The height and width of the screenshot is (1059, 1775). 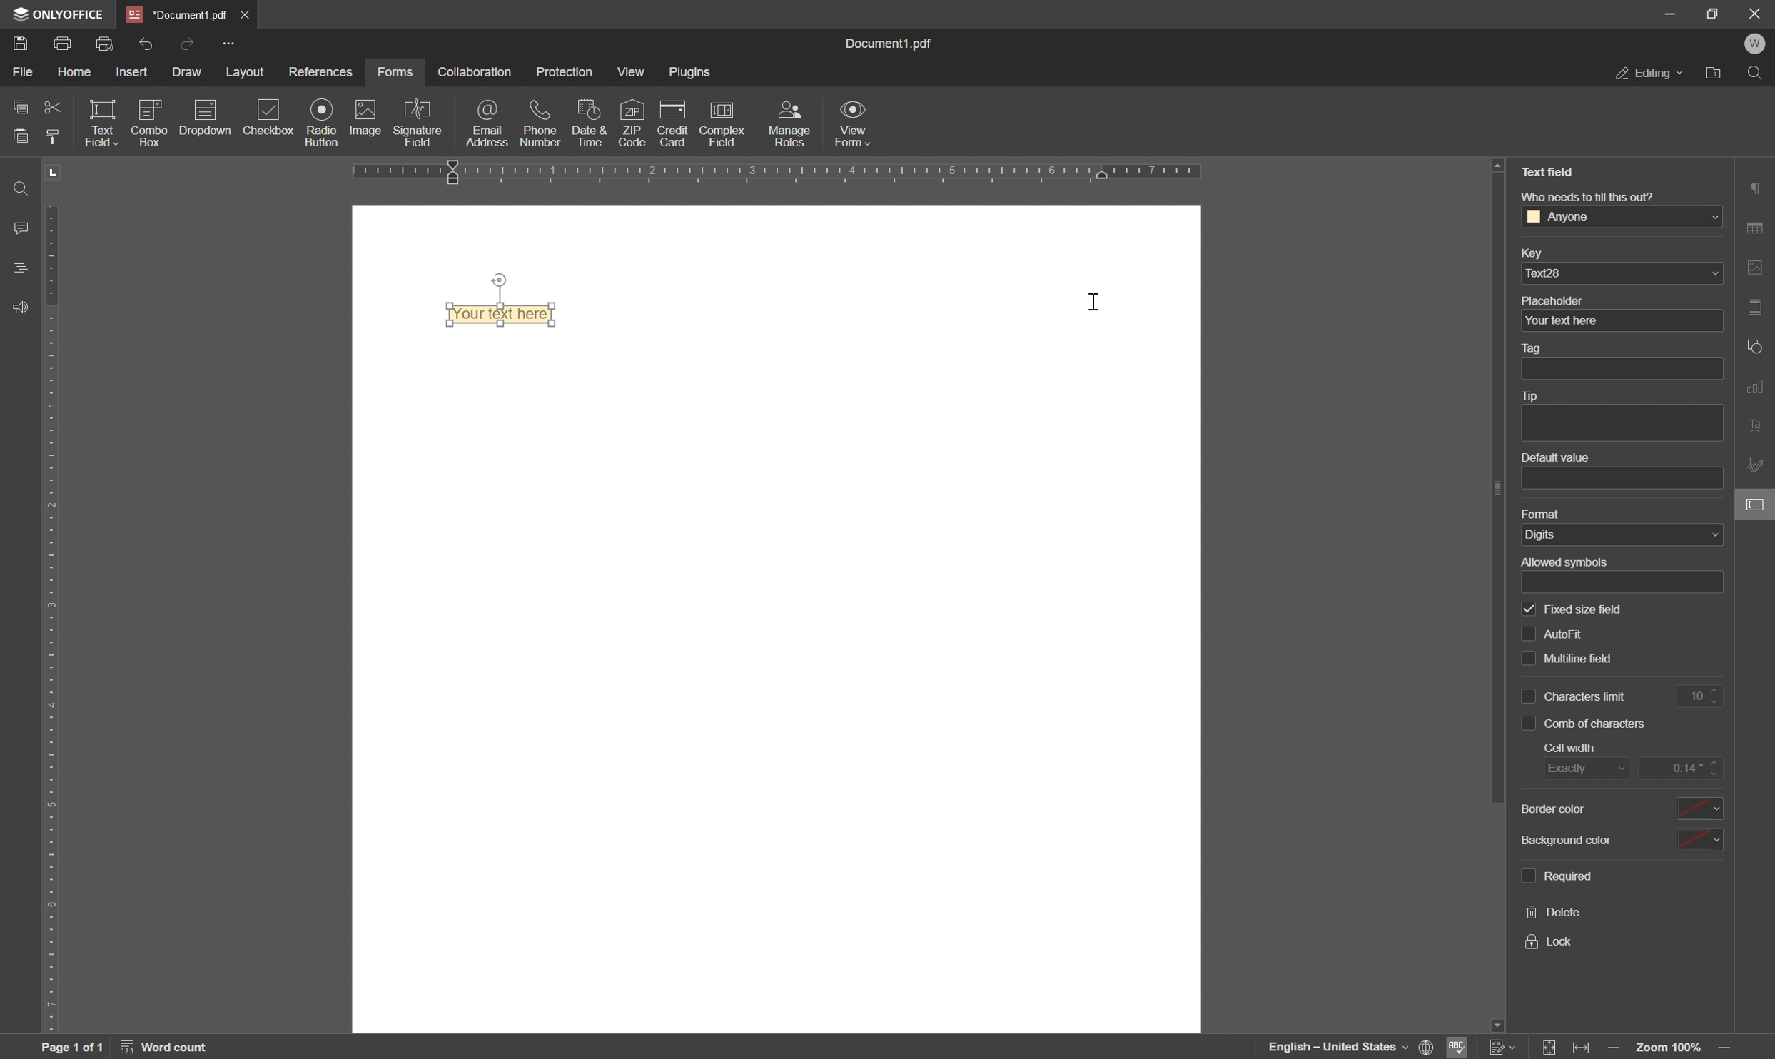 What do you see at coordinates (71, 1048) in the screenshot?
I see `page 1 of 1` at bounding box center [71, 1048].